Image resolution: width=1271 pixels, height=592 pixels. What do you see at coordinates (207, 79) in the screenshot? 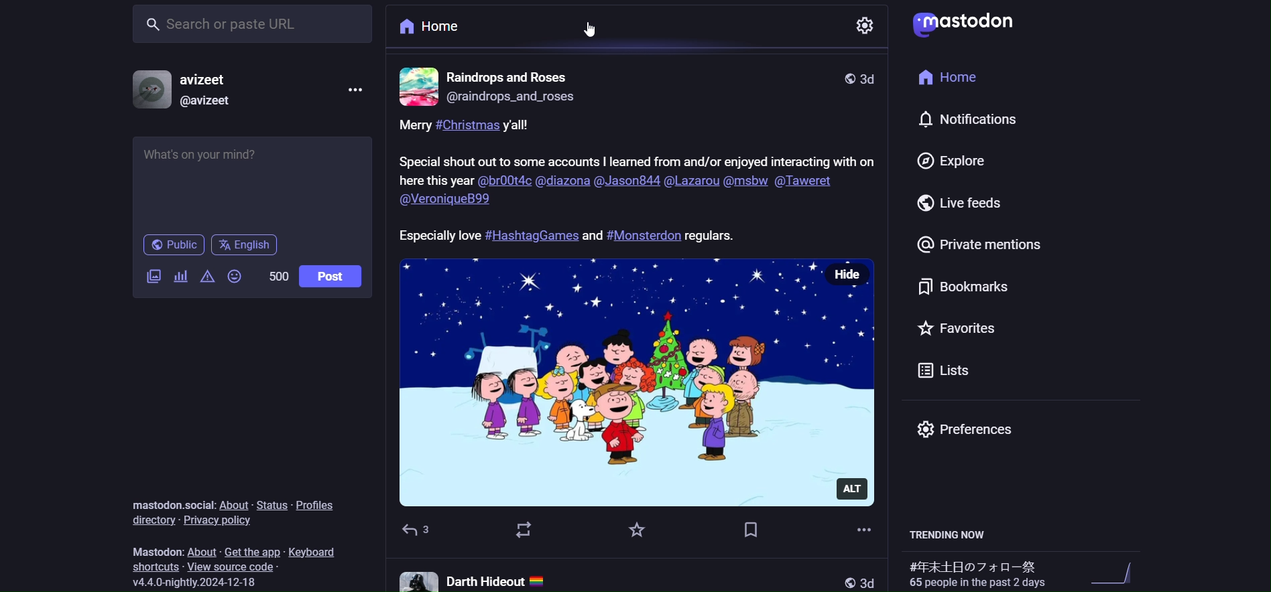
I see `name` at bounding box center [207, 79].